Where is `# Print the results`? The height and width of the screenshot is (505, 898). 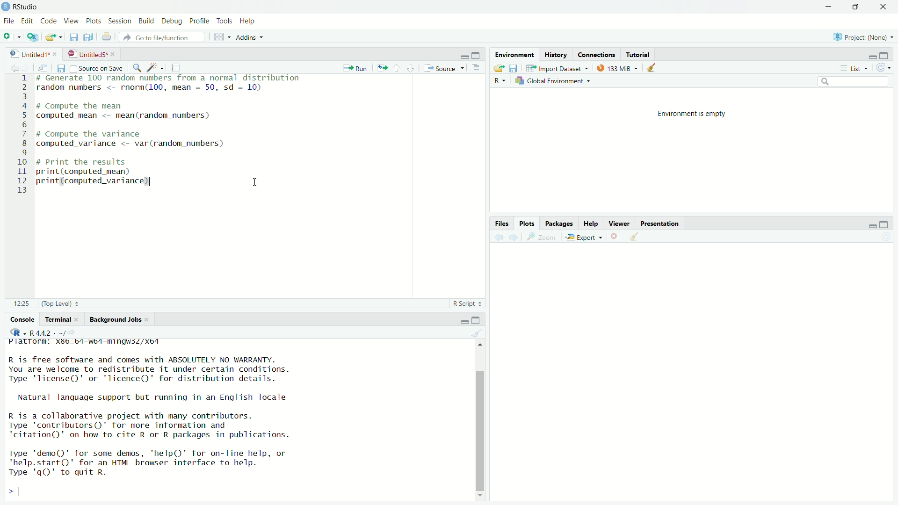
# Print the results is located at coordinates (103, 163).